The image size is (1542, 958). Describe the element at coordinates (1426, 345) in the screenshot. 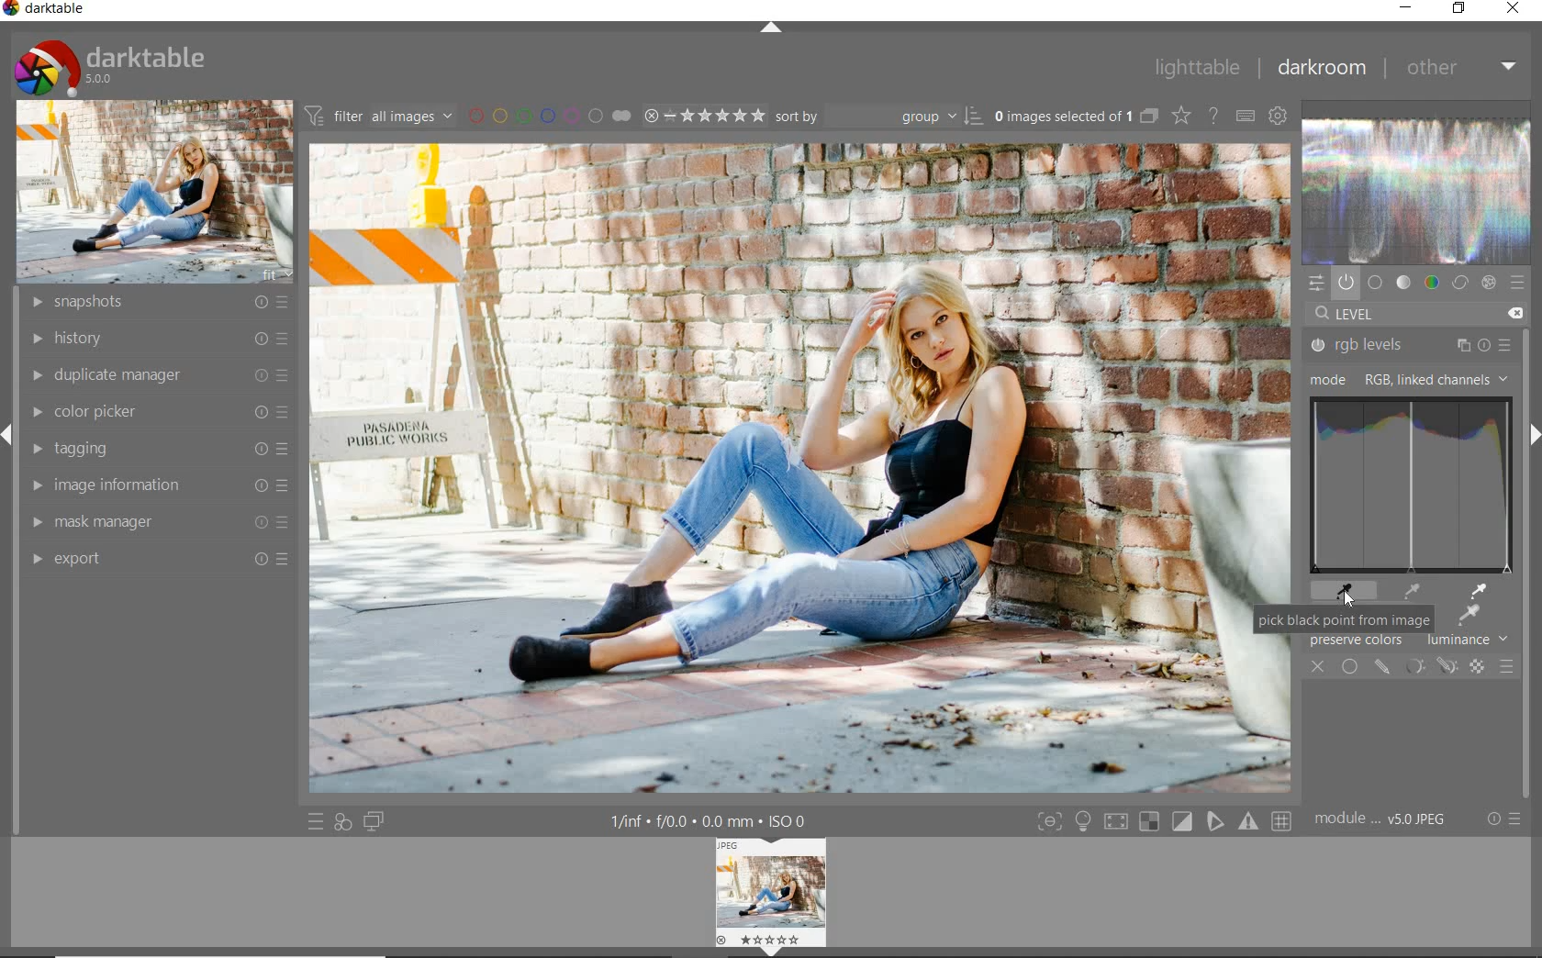

I see `rgb levels` at that location.